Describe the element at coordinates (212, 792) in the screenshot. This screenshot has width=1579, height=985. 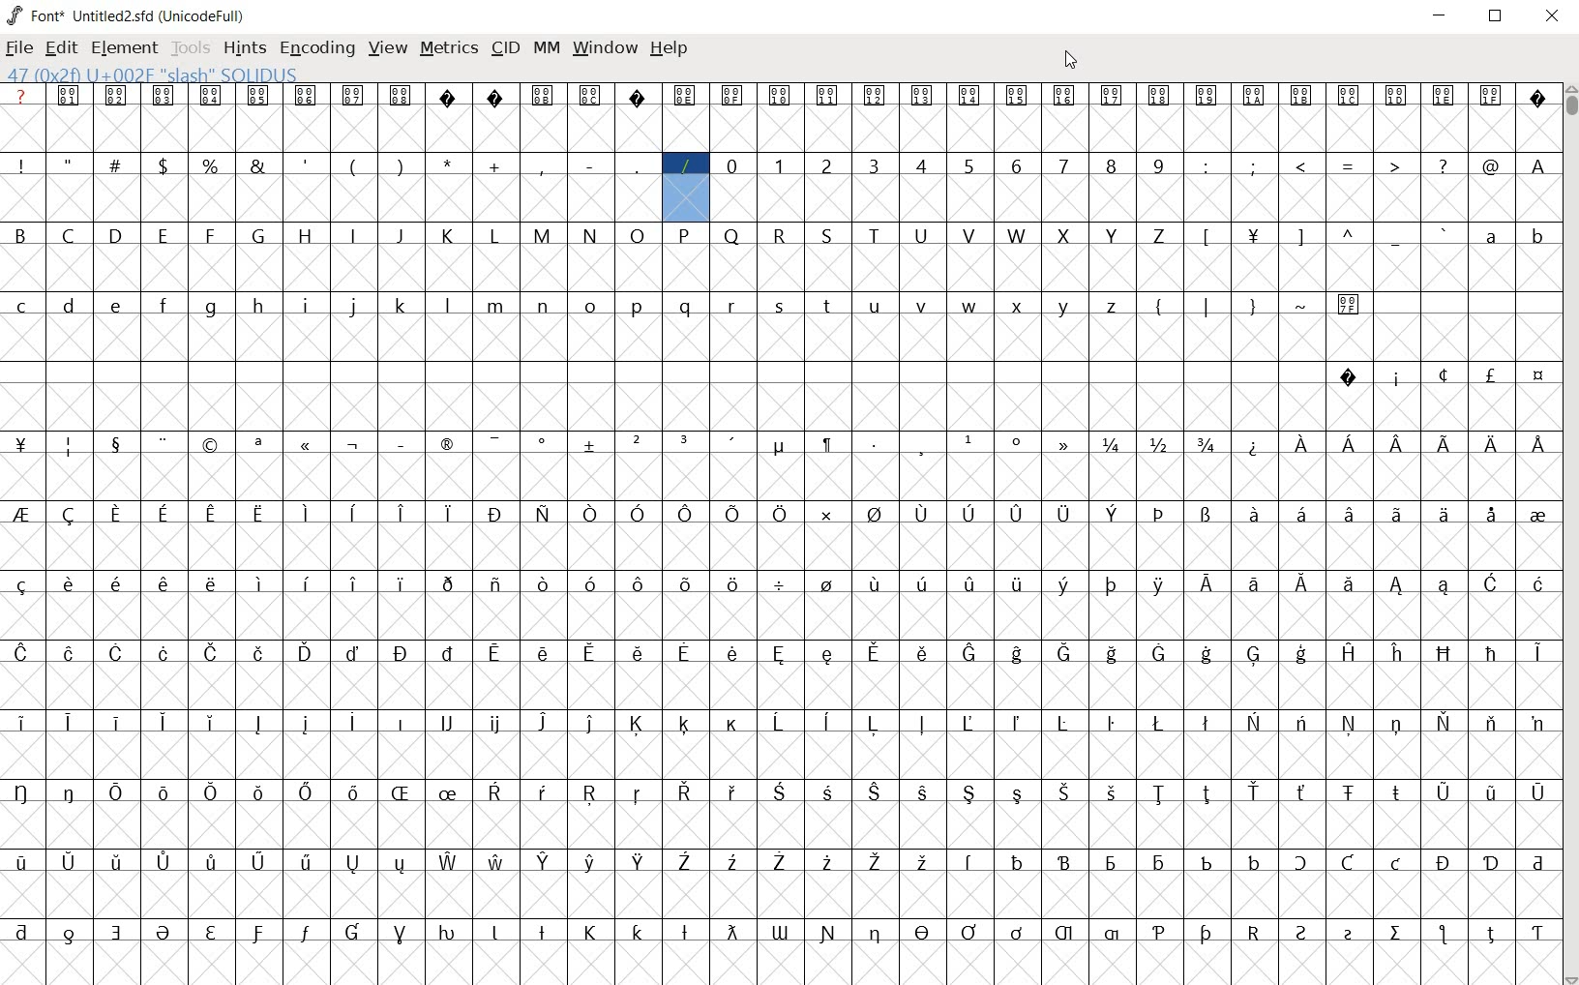
I see `glyph` at that location.